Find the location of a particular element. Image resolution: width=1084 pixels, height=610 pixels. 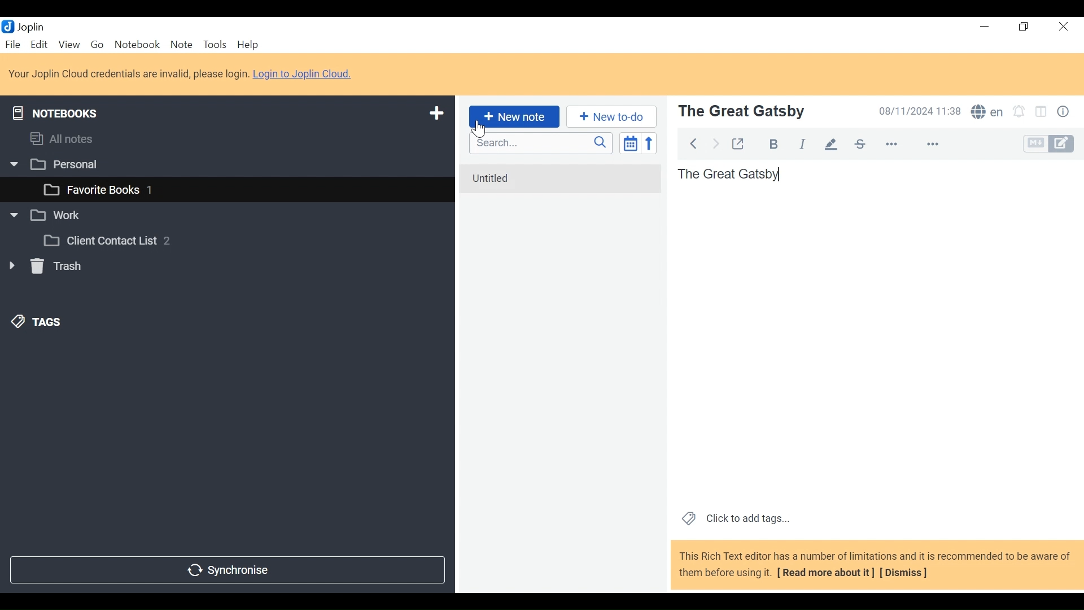

Go is located at coordinates (95, 45).